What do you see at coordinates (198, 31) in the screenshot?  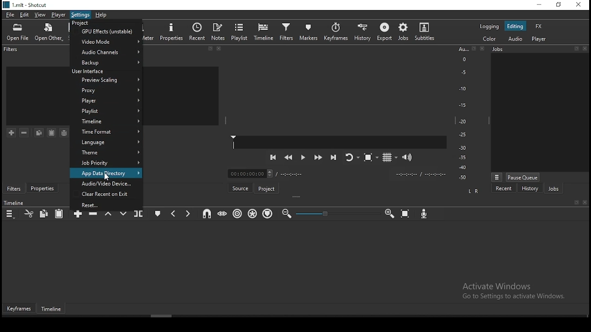 I see `recent` at bounding box center [198, 31].